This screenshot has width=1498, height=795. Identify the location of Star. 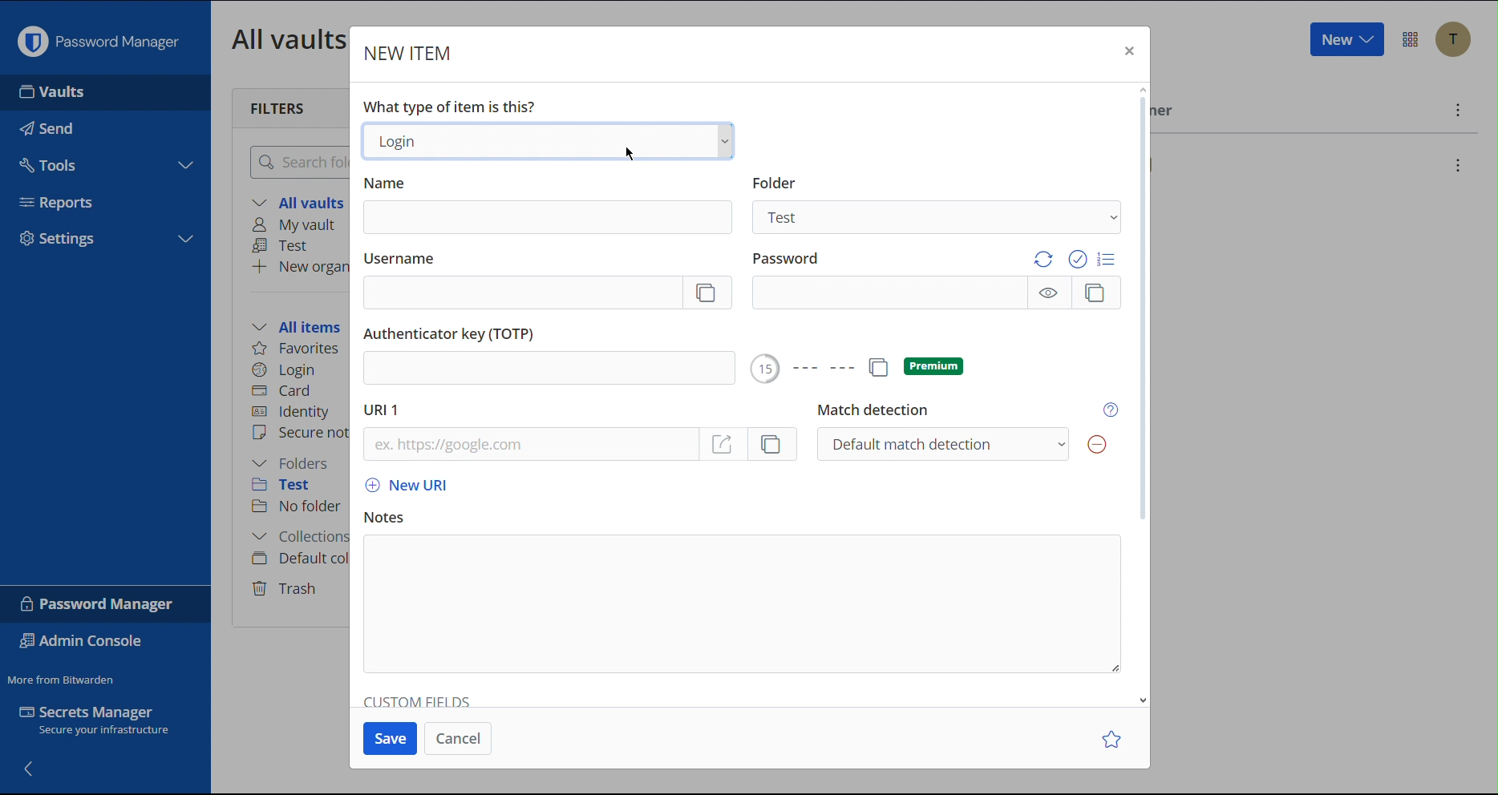
(1114, 738).